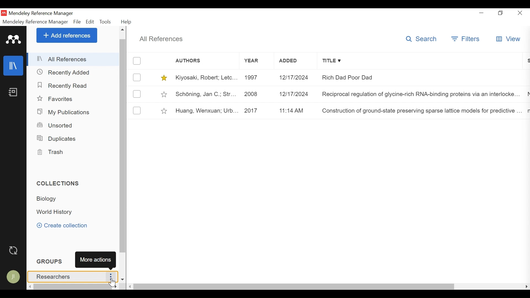  Describe the element at coordinates (206, 78) in the screenshot. I see `Kiyosaki, Robert; Letc...` at that location.